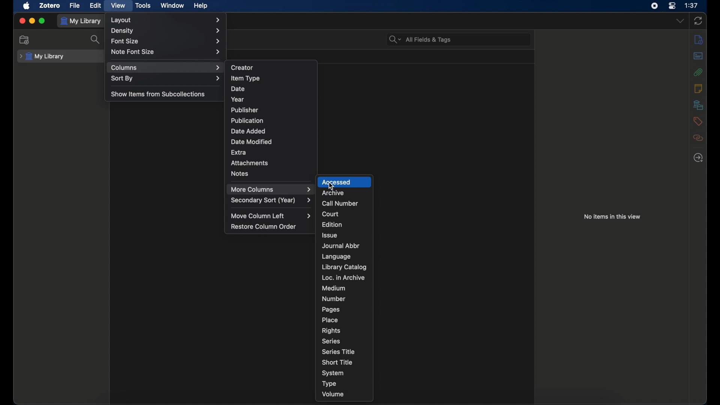 The image size is (720, 405). What do you see at coordinates (238, 89) in the screenshot?
I see `date` at bounding box center [238, 89].